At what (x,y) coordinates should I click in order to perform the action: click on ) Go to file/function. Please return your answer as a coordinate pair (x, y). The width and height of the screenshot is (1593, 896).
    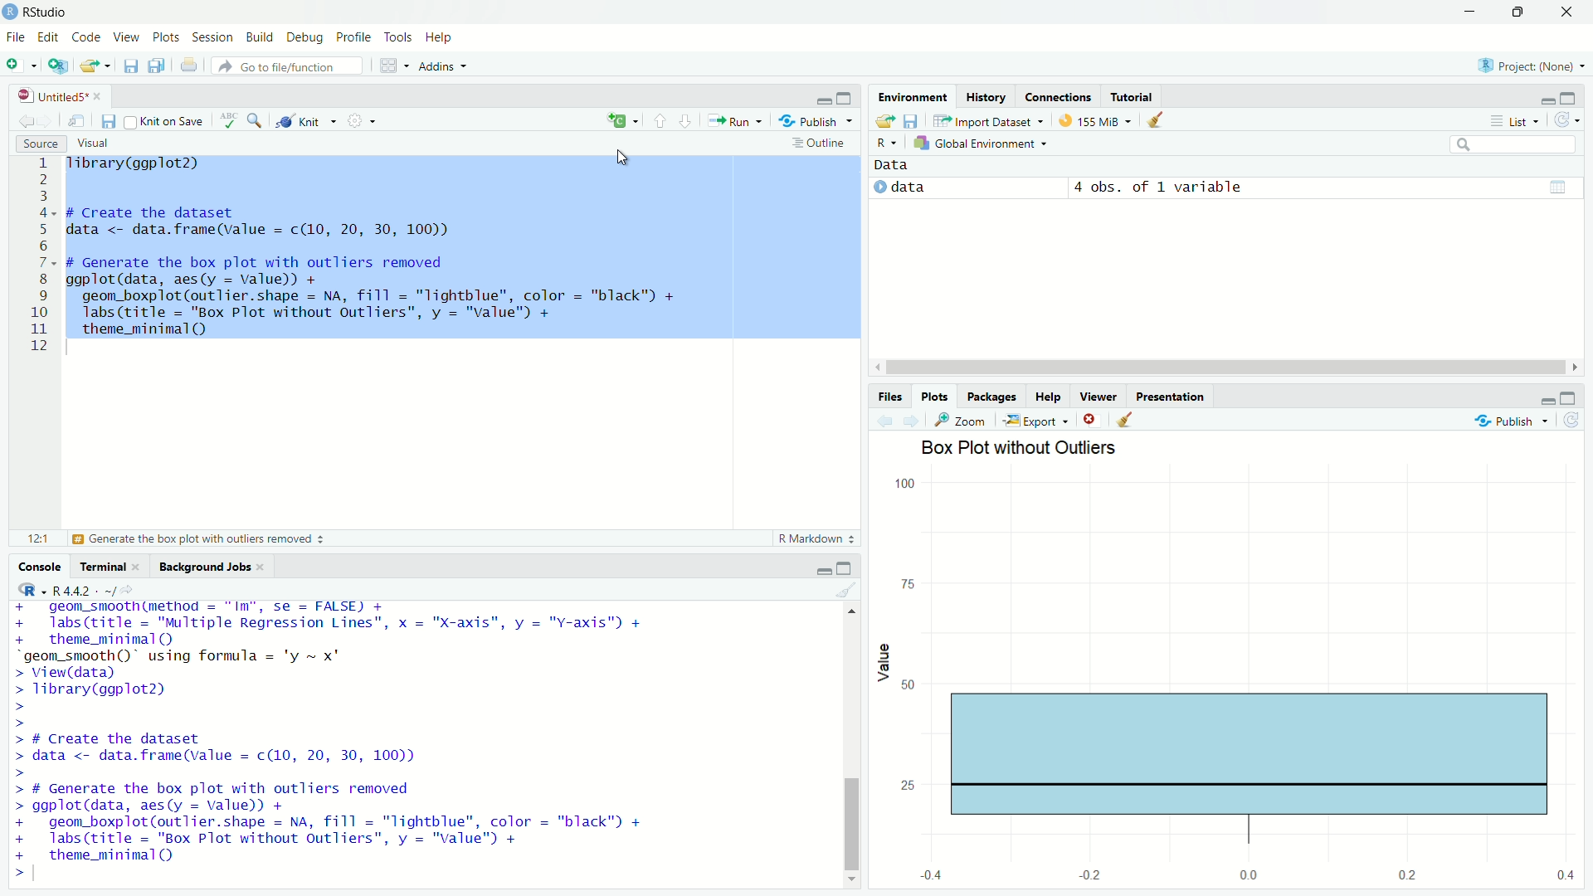
    Looking at the image, I should click on (283, 66).